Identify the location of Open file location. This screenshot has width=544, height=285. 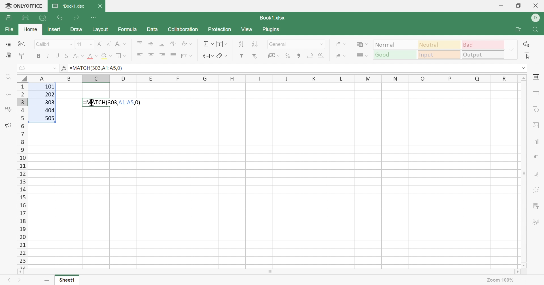
(516, 29).